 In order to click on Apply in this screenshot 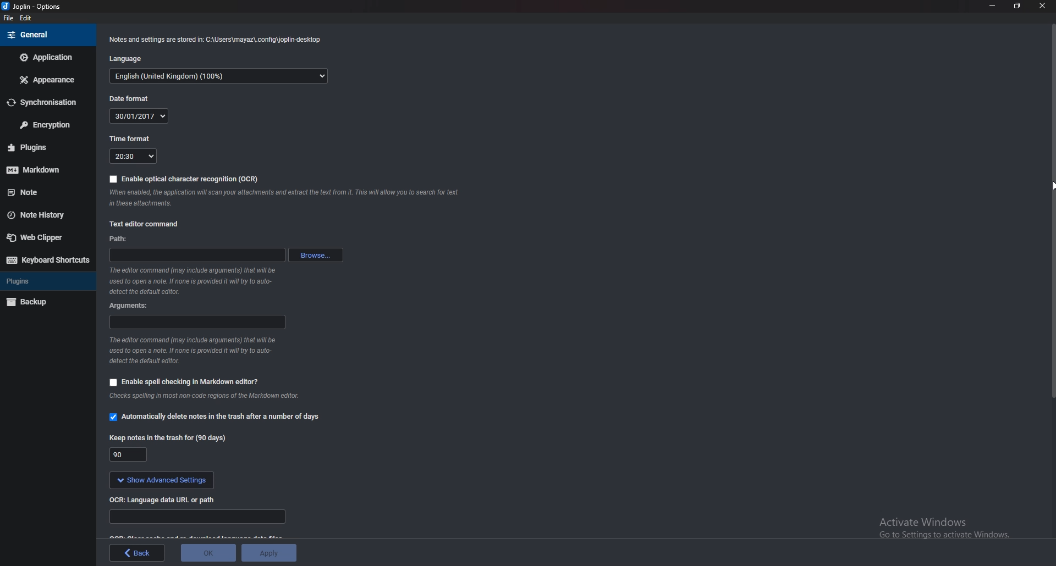, I will do `click(271, 552)`.